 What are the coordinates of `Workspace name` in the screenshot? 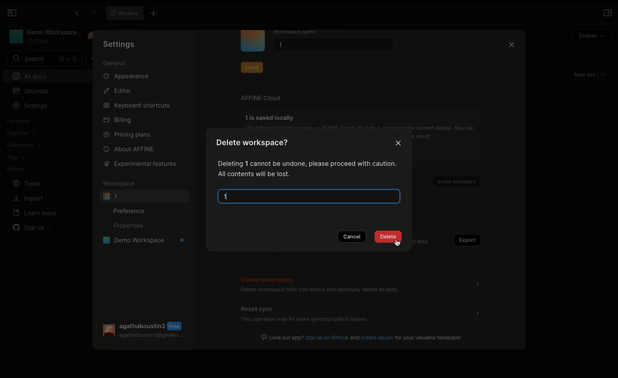 It's located at (302, 32).